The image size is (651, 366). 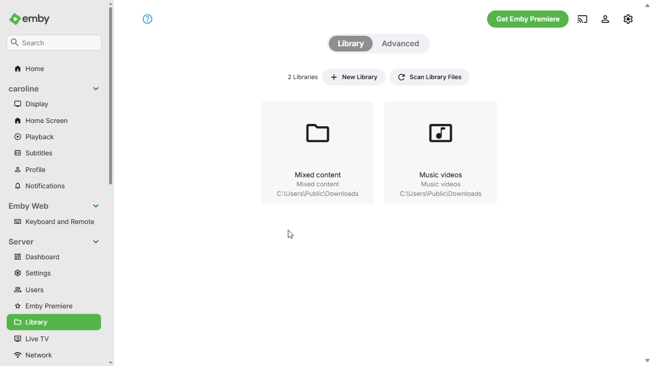 What do you see at coordinates (430, 77) in the screenshot?
I see `scan library files` at bounding box center [430, 77].